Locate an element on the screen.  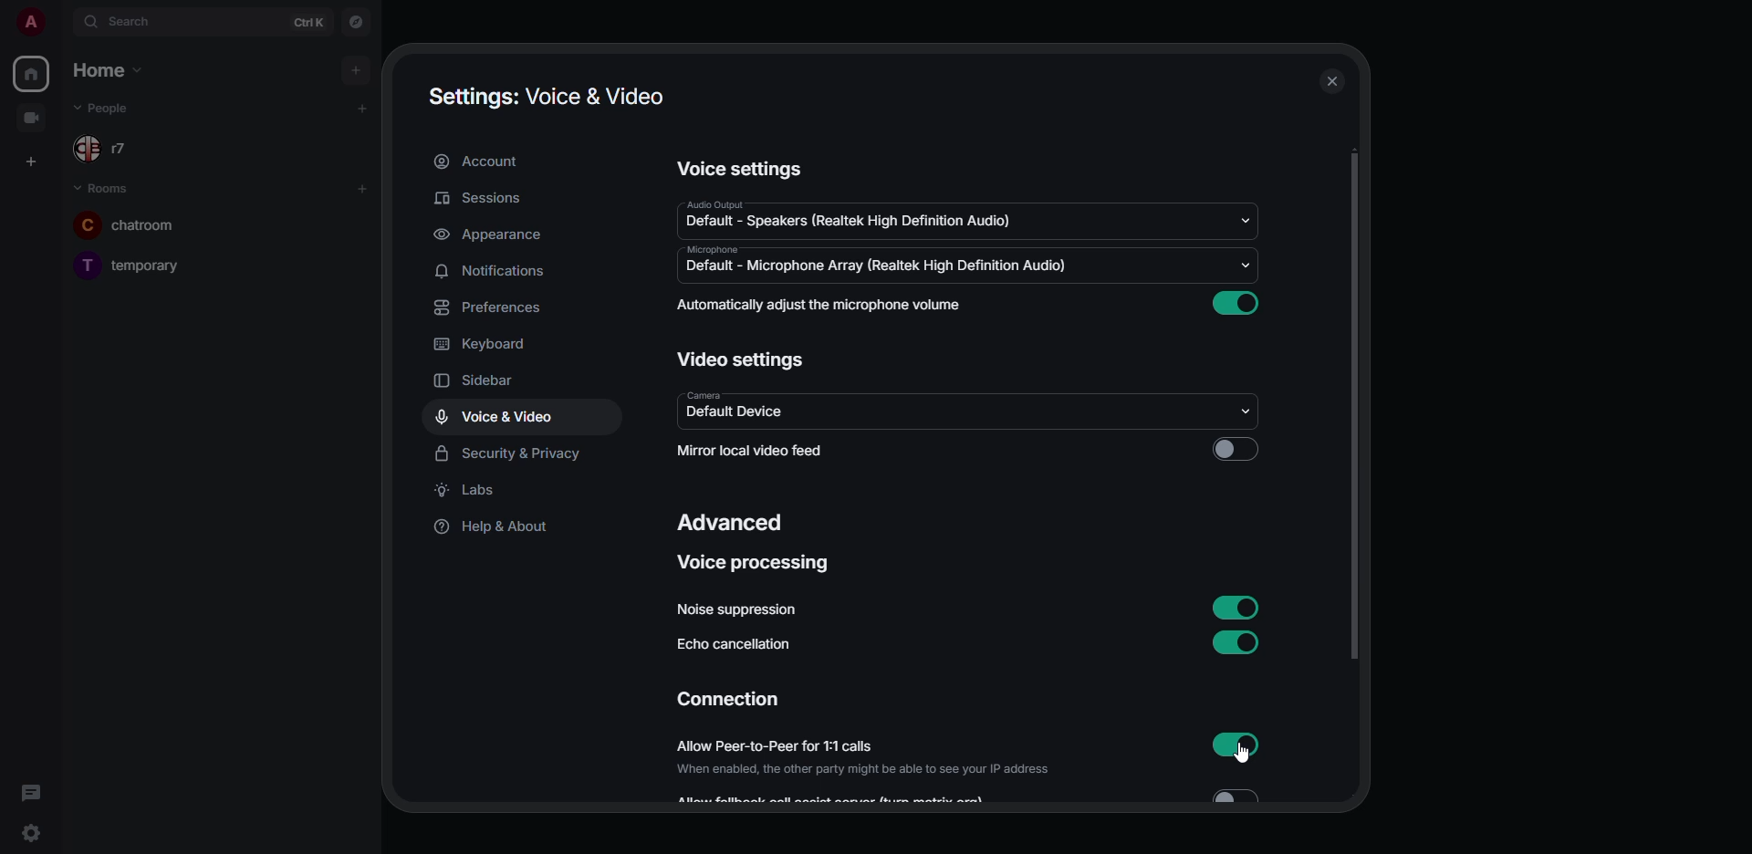
drop down is located at coordinates (1249, 262).